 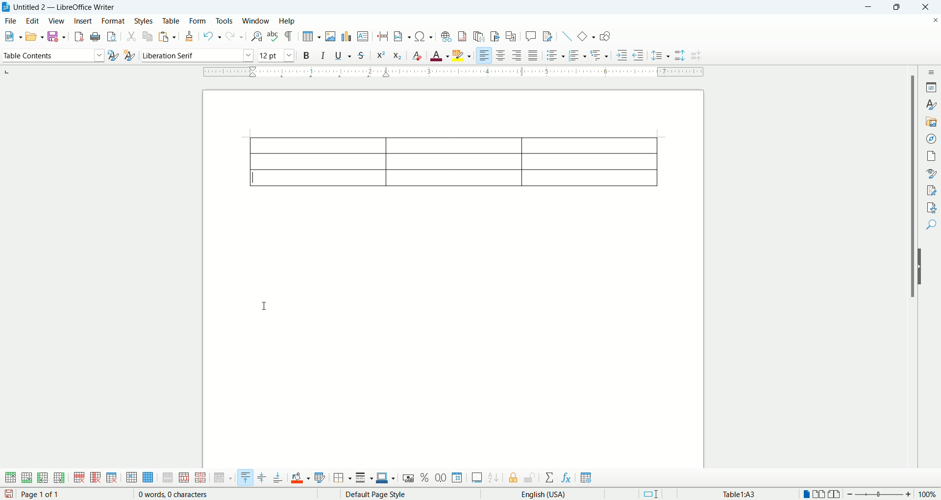 I want to click on paste, so click(x=167, y=38).